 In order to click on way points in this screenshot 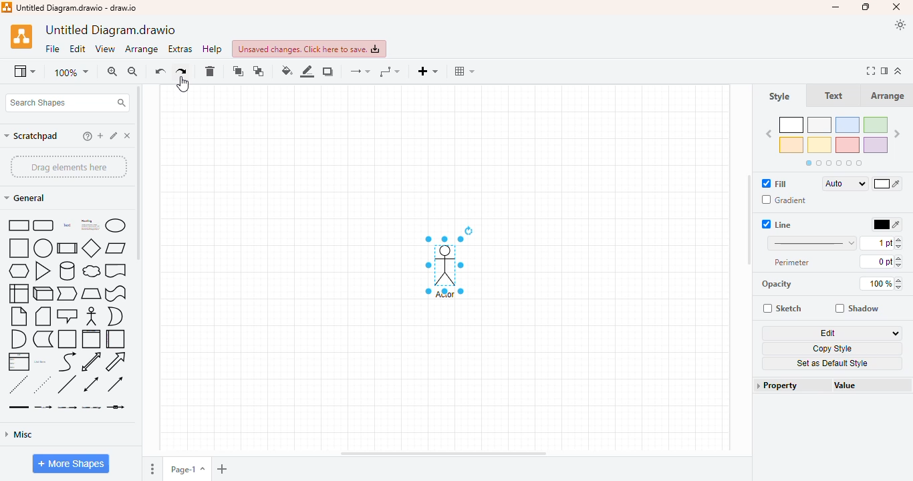, I will do `click(389, 71)`.